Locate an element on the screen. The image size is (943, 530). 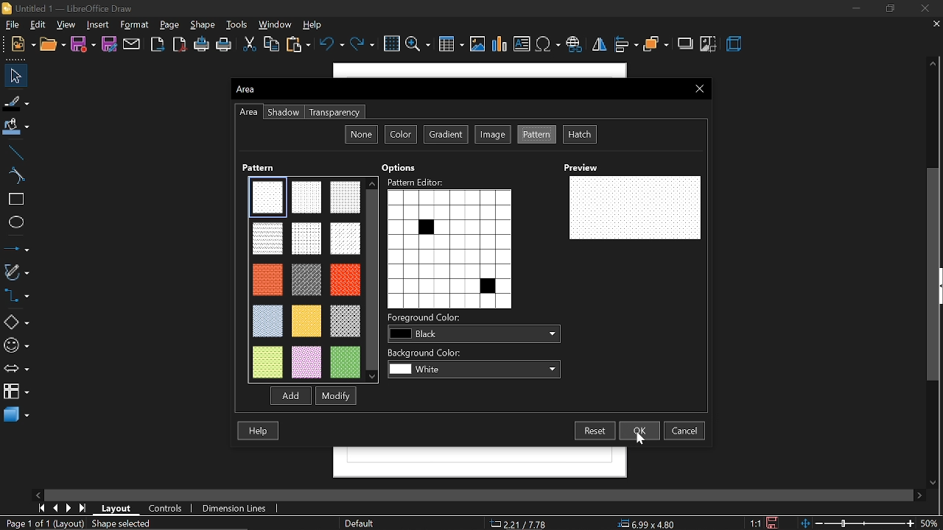
change zoom is located at coordinates (858, 523).